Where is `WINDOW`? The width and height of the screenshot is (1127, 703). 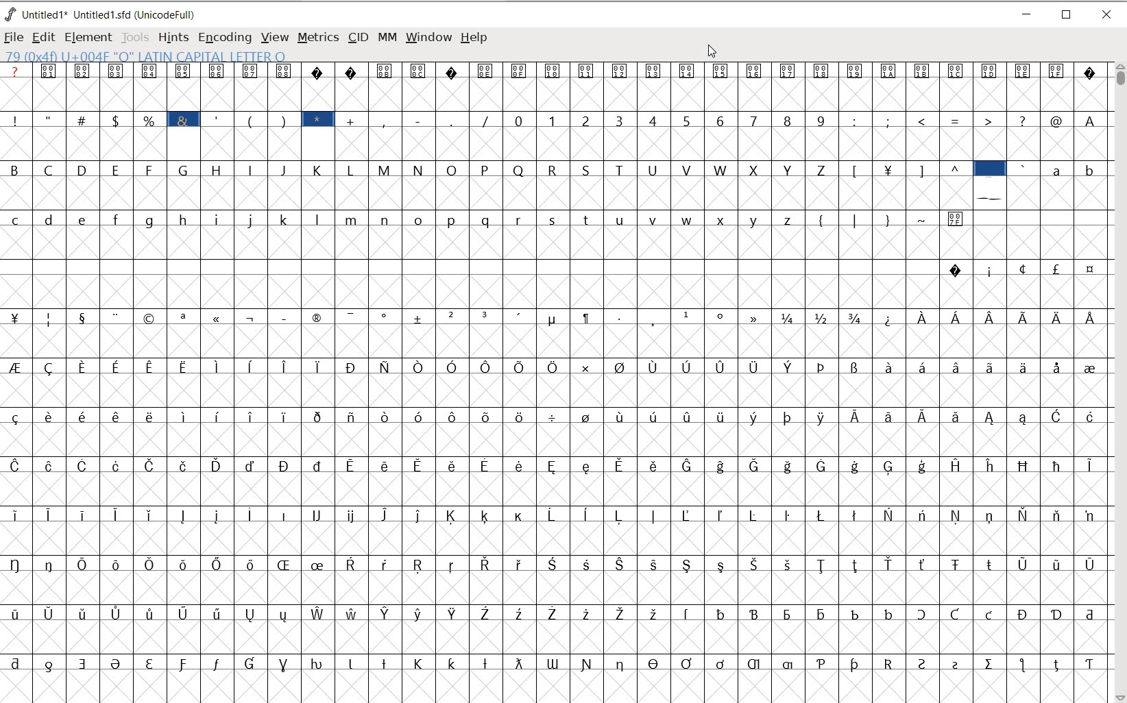 WINDOW is located at coordinates (428, 37).